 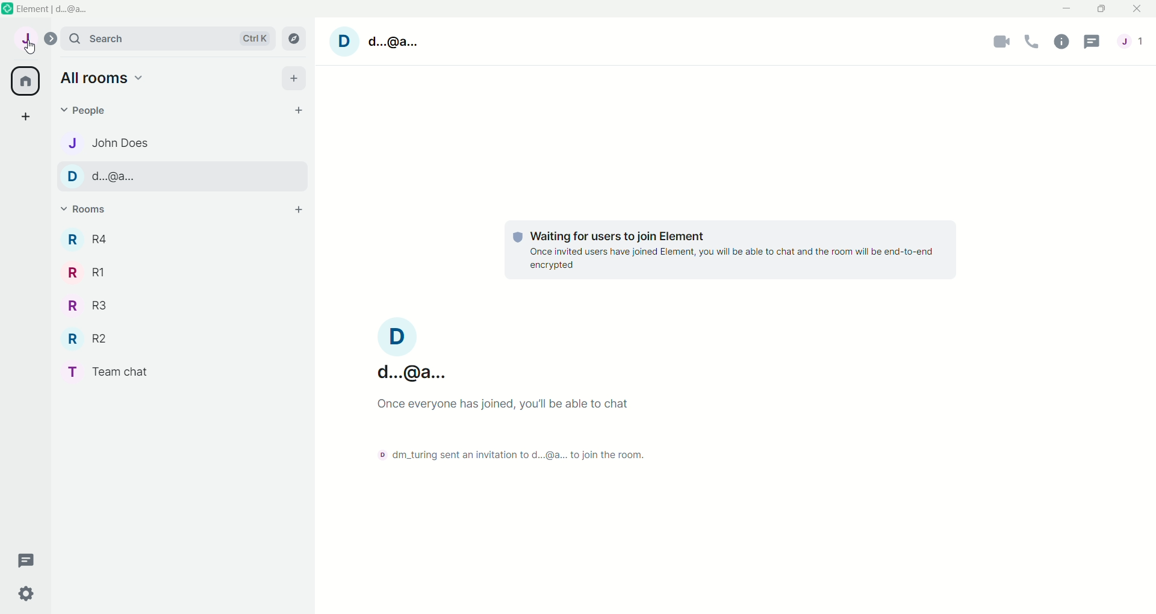 What do you see at coordinates (33, 593) in the screenshot?
I see `Quick settings` at bounding box center [33, 593].